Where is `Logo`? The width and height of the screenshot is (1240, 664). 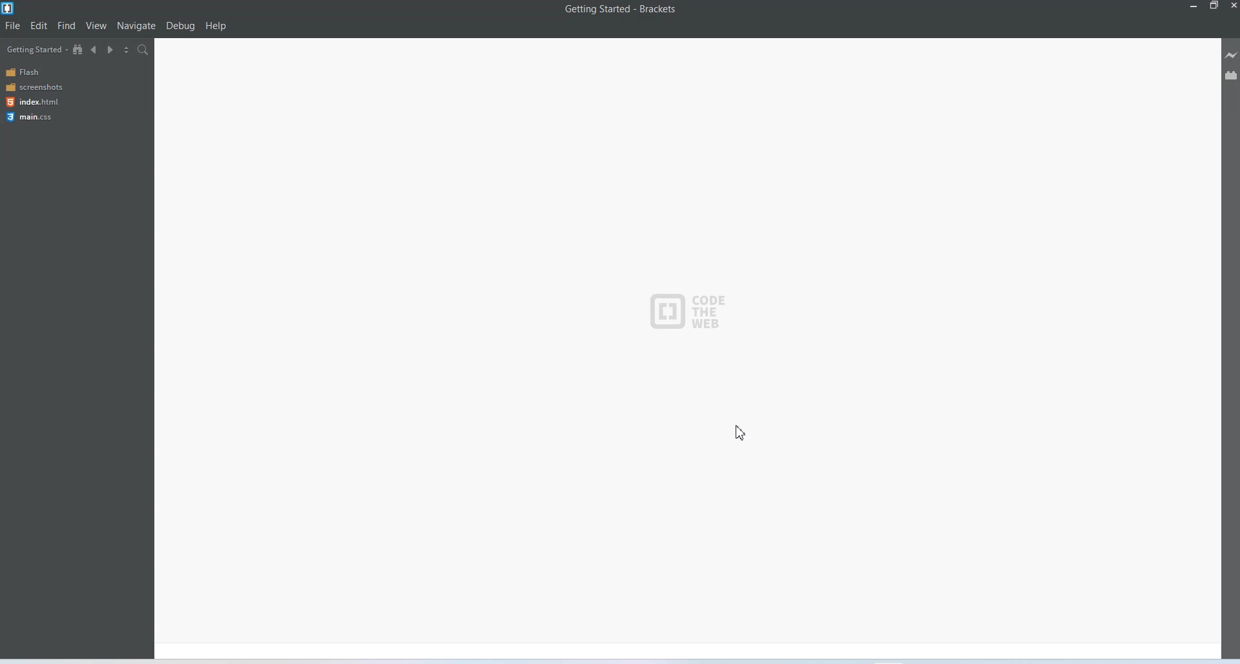
Logo is located at coordinates (9, 8).